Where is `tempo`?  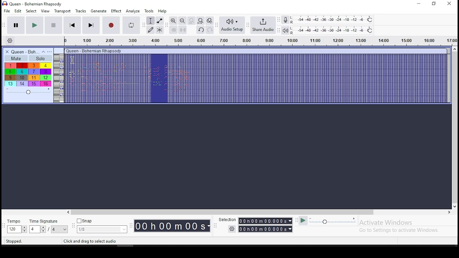 tempo is located at coordinates (17, 226).